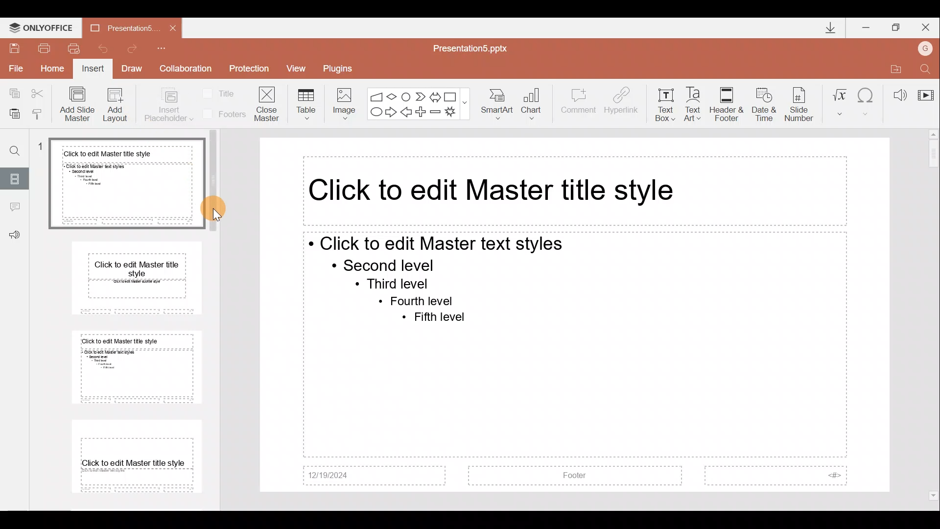 Image resolution: width=940 pixels, height=529 pixels. Describe the element at coordinates (41, 25) in the screenshot. I see `ONLYOFFICE` at that location.